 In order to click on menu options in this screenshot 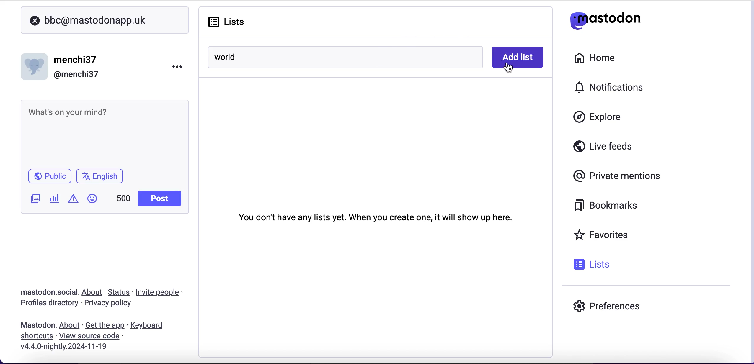, I will do `click(179, 66)`.